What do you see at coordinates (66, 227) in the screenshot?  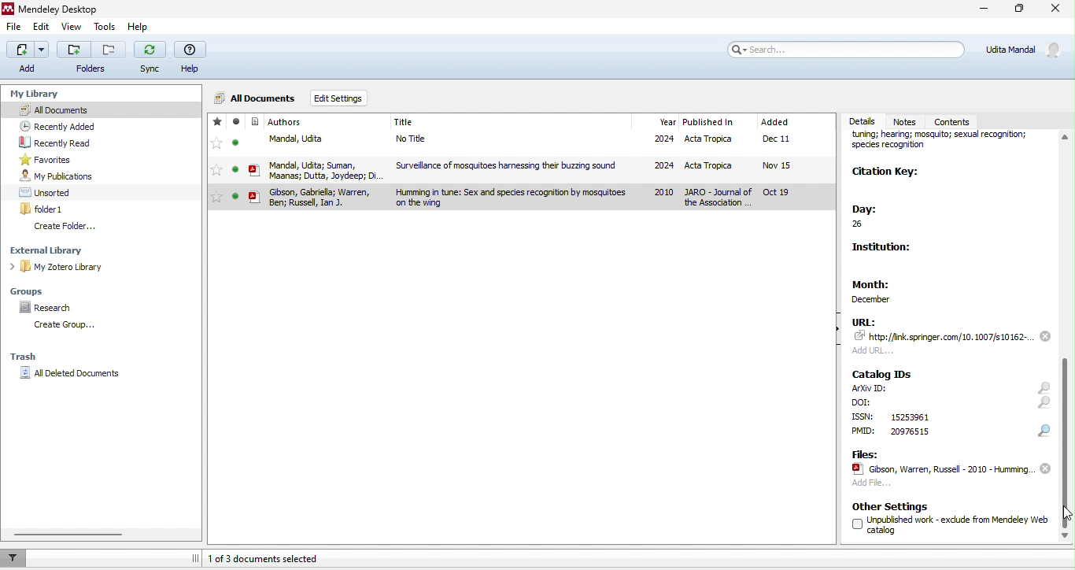 I see `create folder` at bounding box center [66, 227].